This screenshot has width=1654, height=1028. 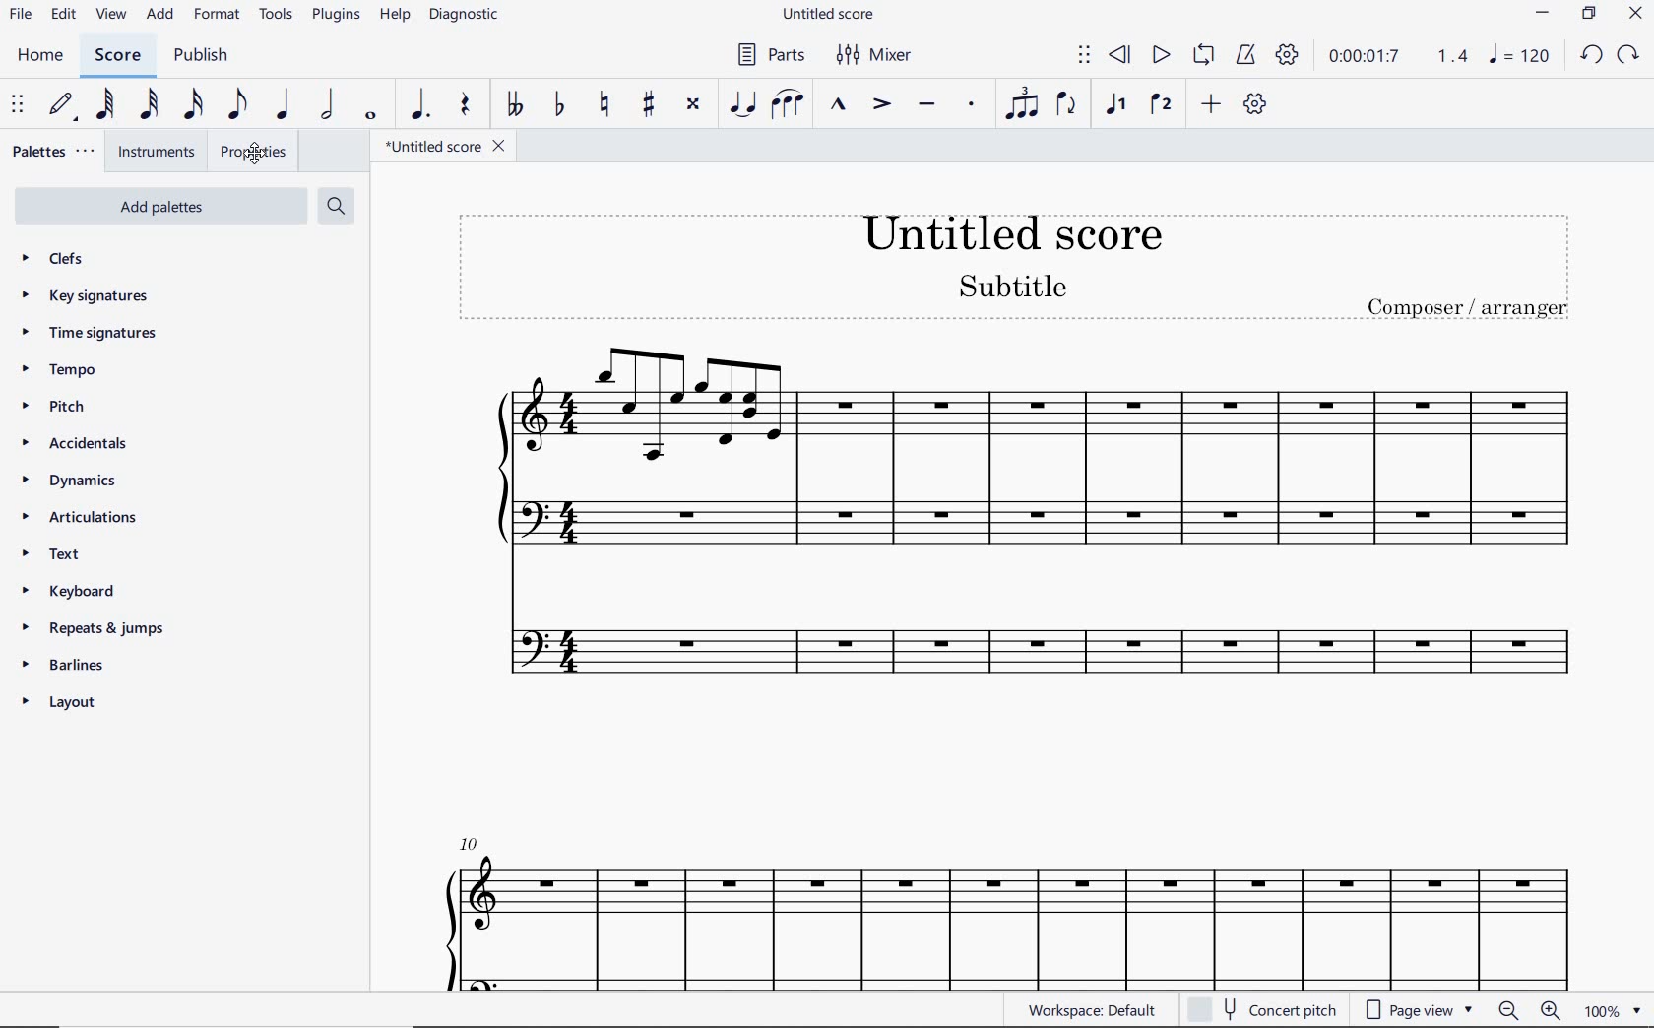 What do you see at coordinates (1160, 56) in the screenshot?
I see `PLAY` at bounding box center [1160, 56].